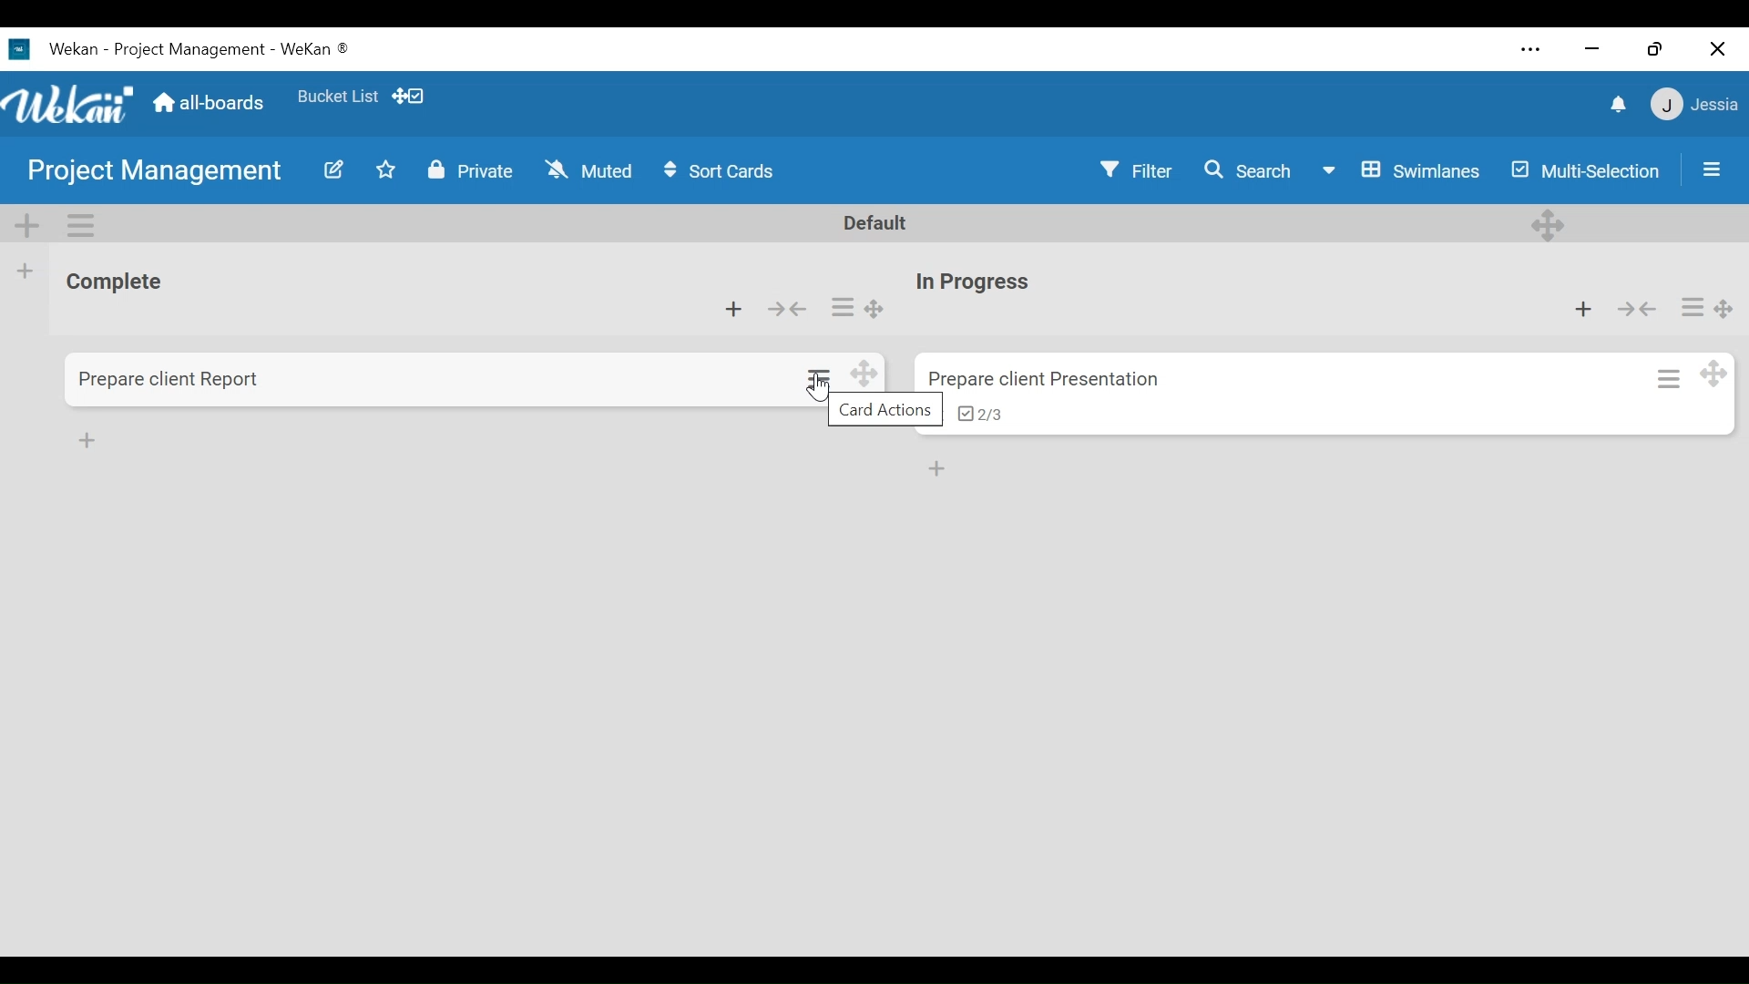 The height and width of the screenshot is (984, 1749). Describe the element at coordinates (1709, 168) in the screenshot. I see `Sidebar` at that location.